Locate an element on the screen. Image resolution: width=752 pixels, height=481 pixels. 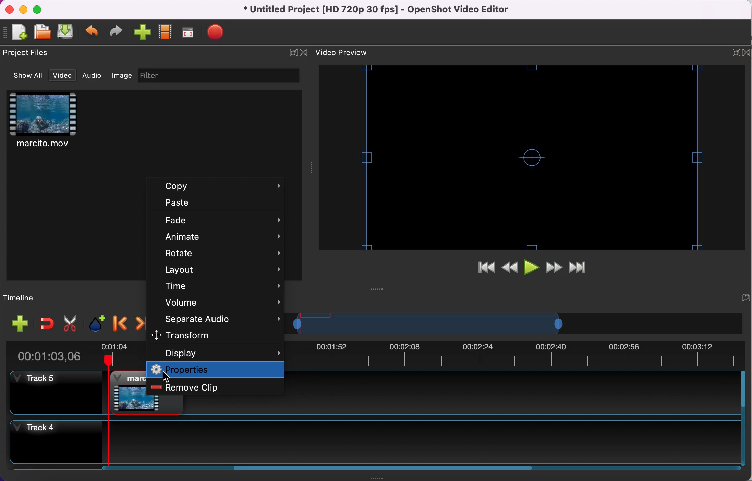
filter is located at coordinates (219, 76).